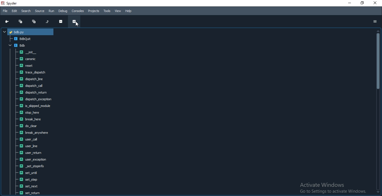  I want to click on Consoles, so click(78, 11).